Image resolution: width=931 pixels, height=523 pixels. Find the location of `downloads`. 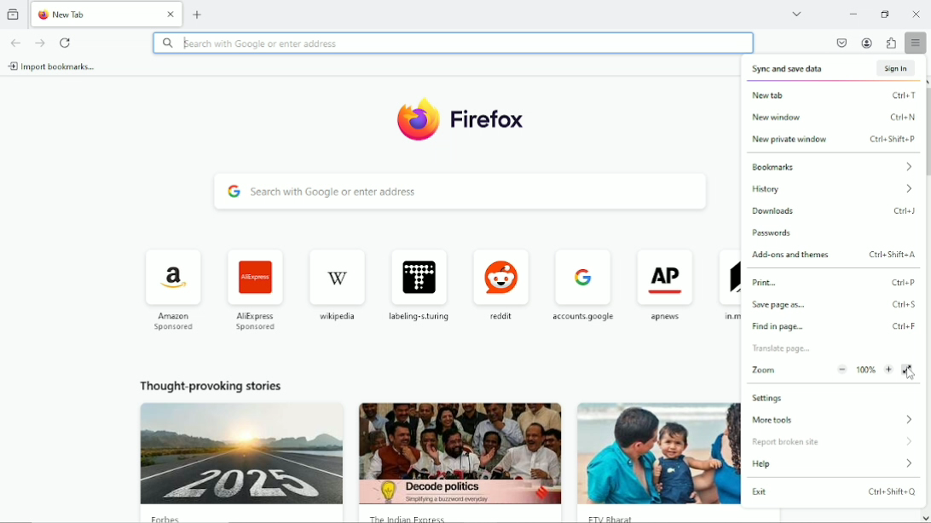

downloads is located at coordinates (837, 211).